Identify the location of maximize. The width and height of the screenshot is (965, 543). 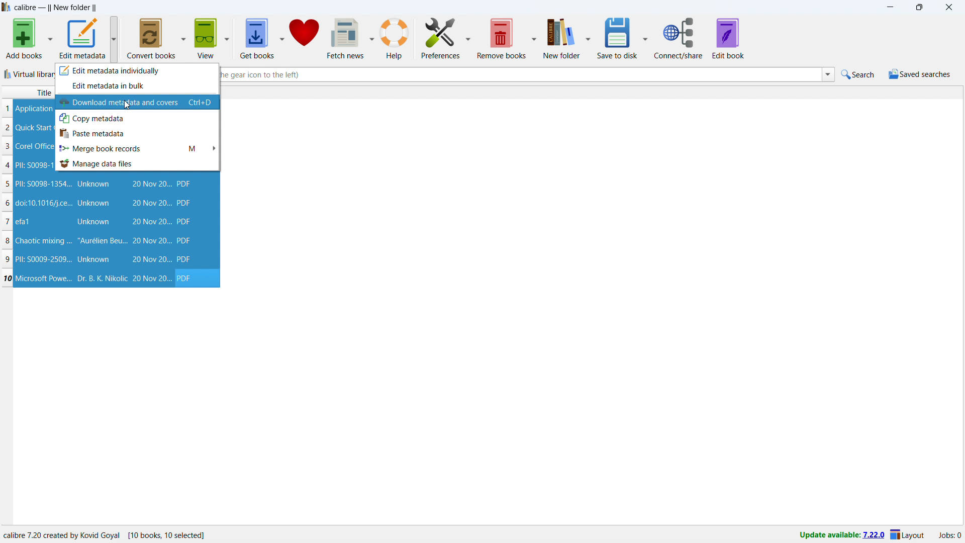
(919, 7).